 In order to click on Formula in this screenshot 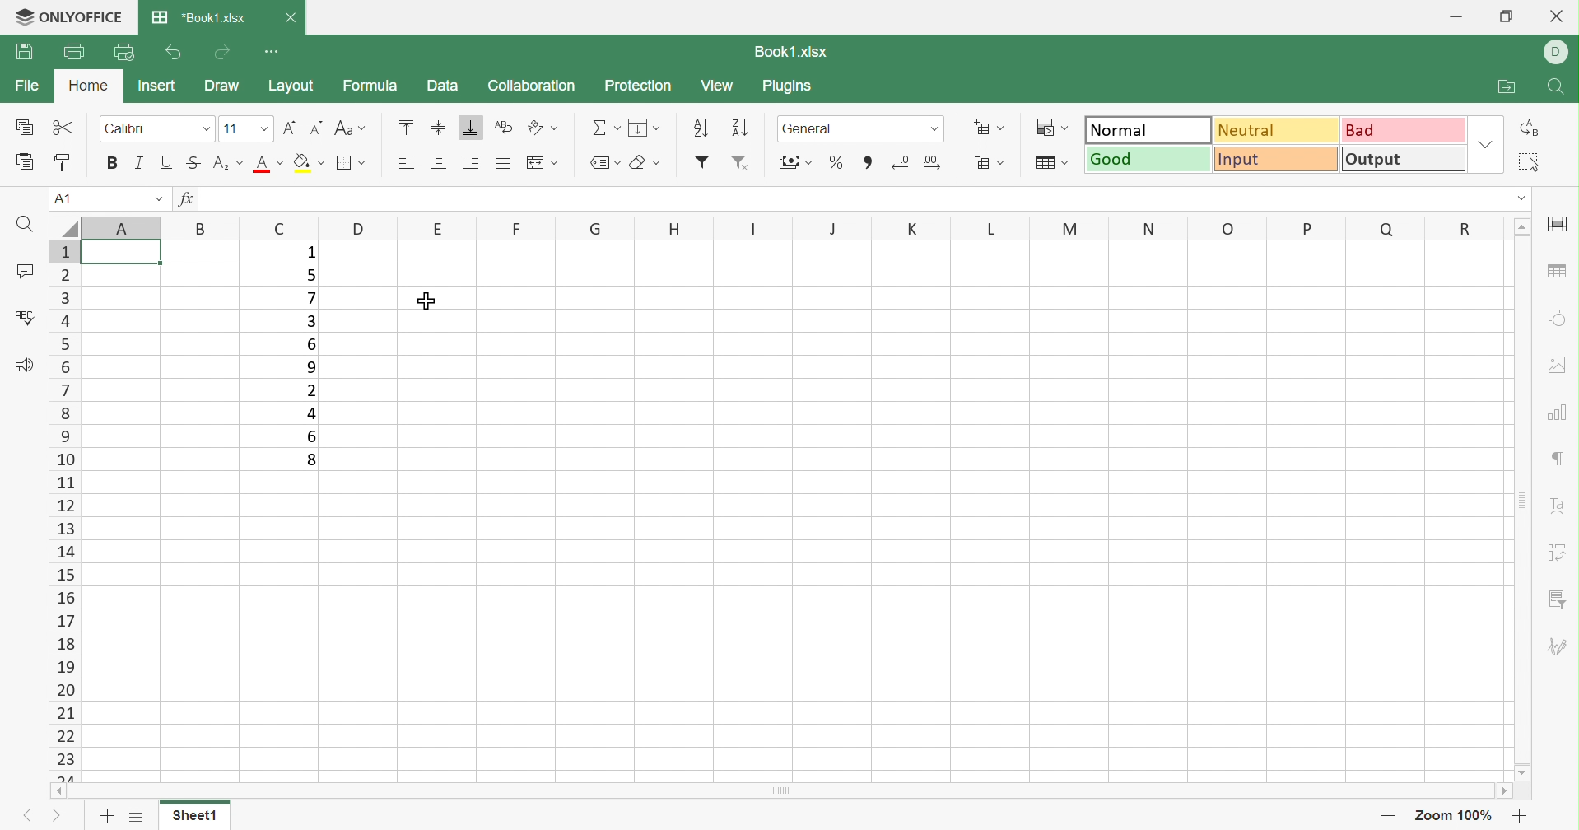, I will do `click(376, 86)`.